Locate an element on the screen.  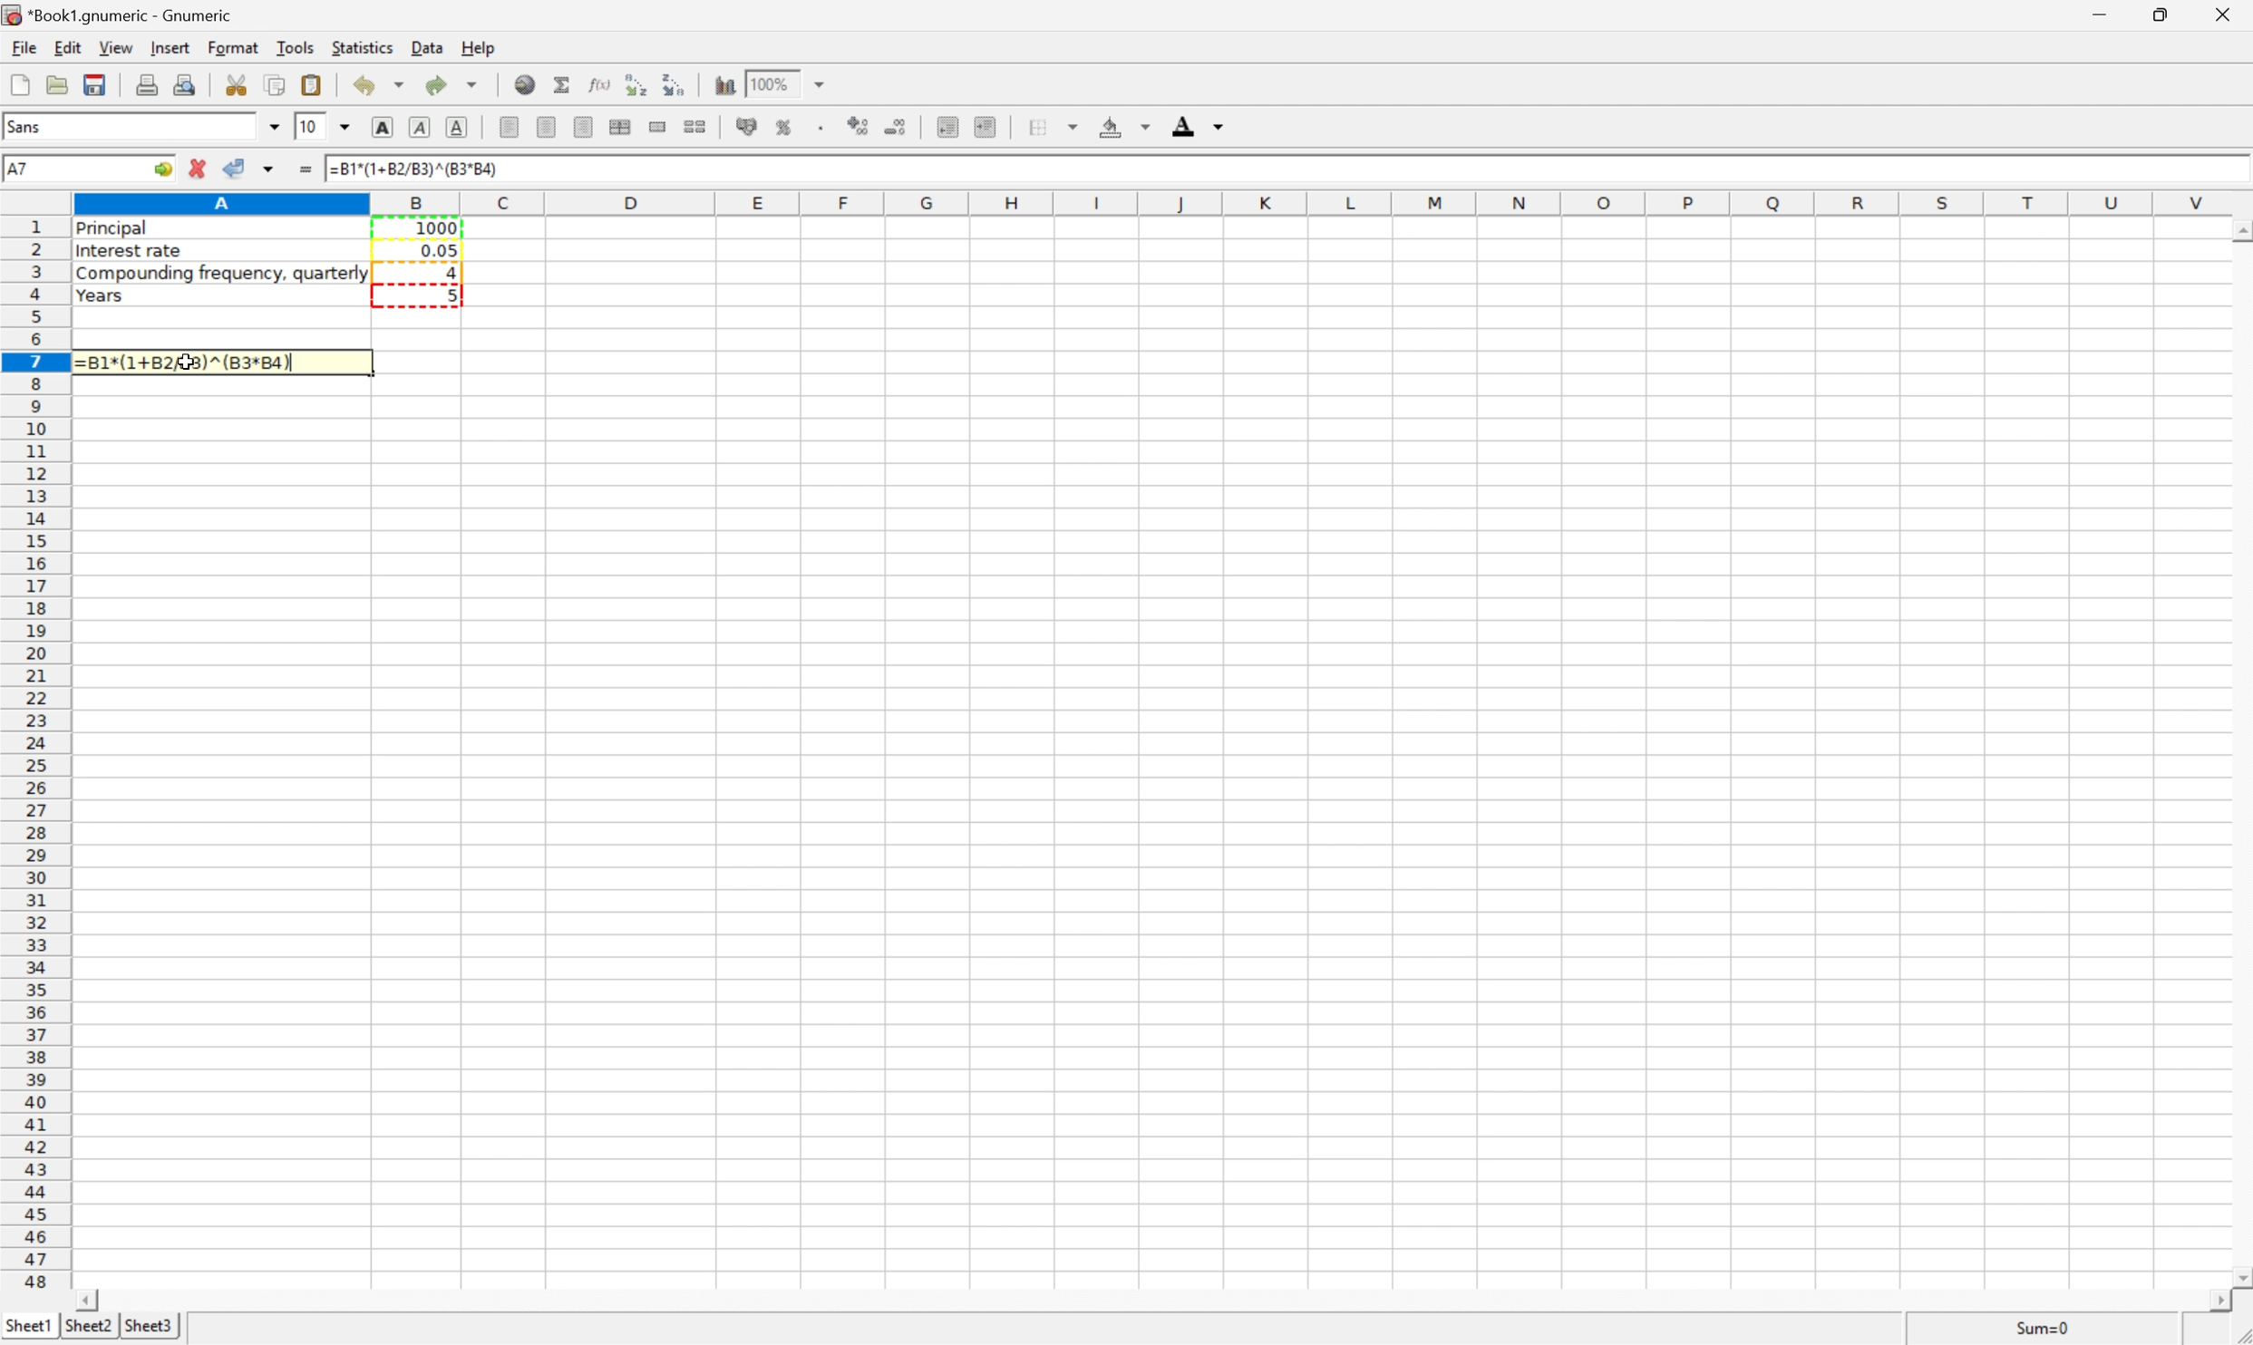
new is located at coordinates (17, 82).